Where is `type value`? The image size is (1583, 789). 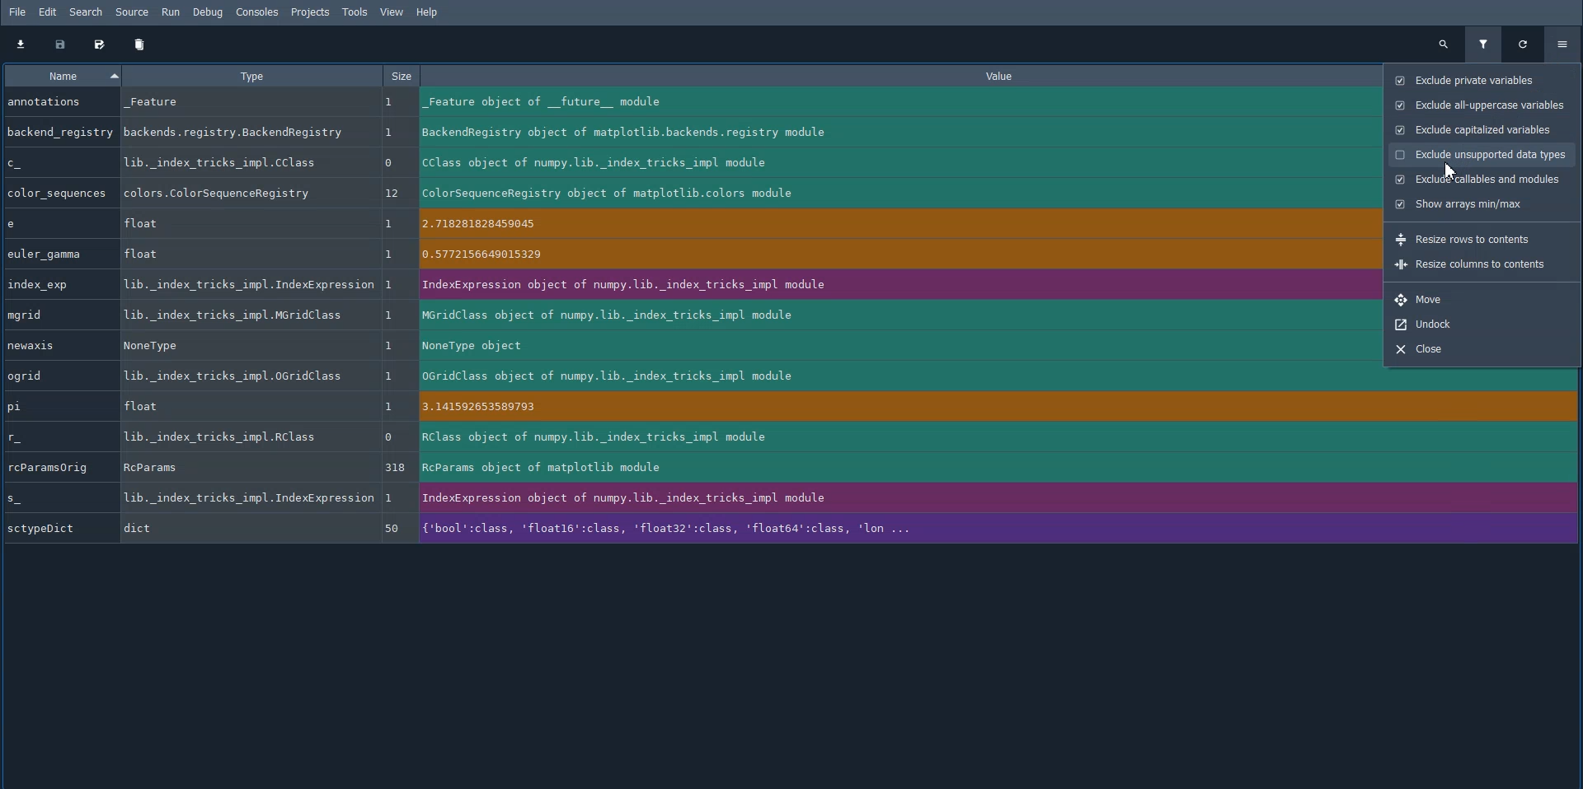
type value is located at coordinates (232, 315).